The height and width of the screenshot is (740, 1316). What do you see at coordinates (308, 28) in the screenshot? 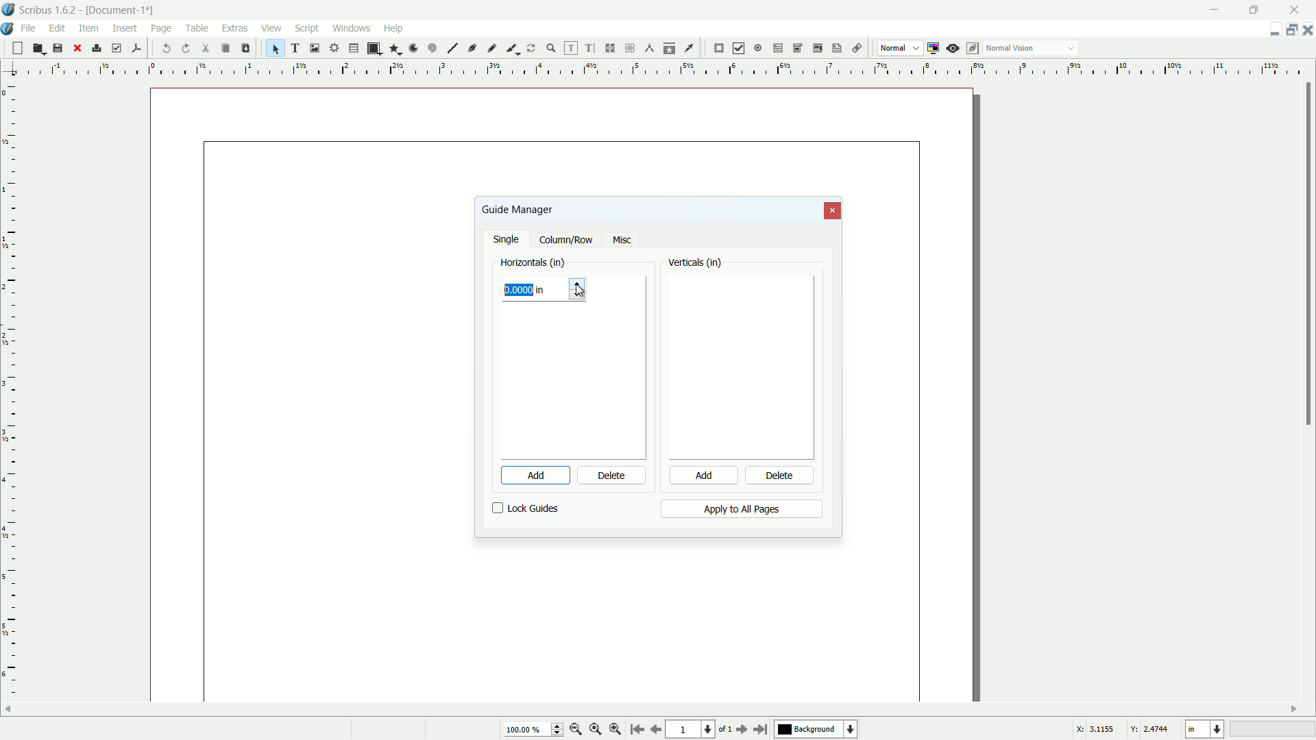
I see `script menu` at bounding box center [308, 28].